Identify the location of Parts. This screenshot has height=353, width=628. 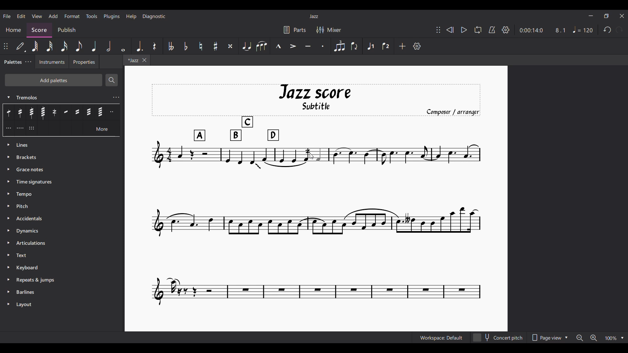
(295, 29).